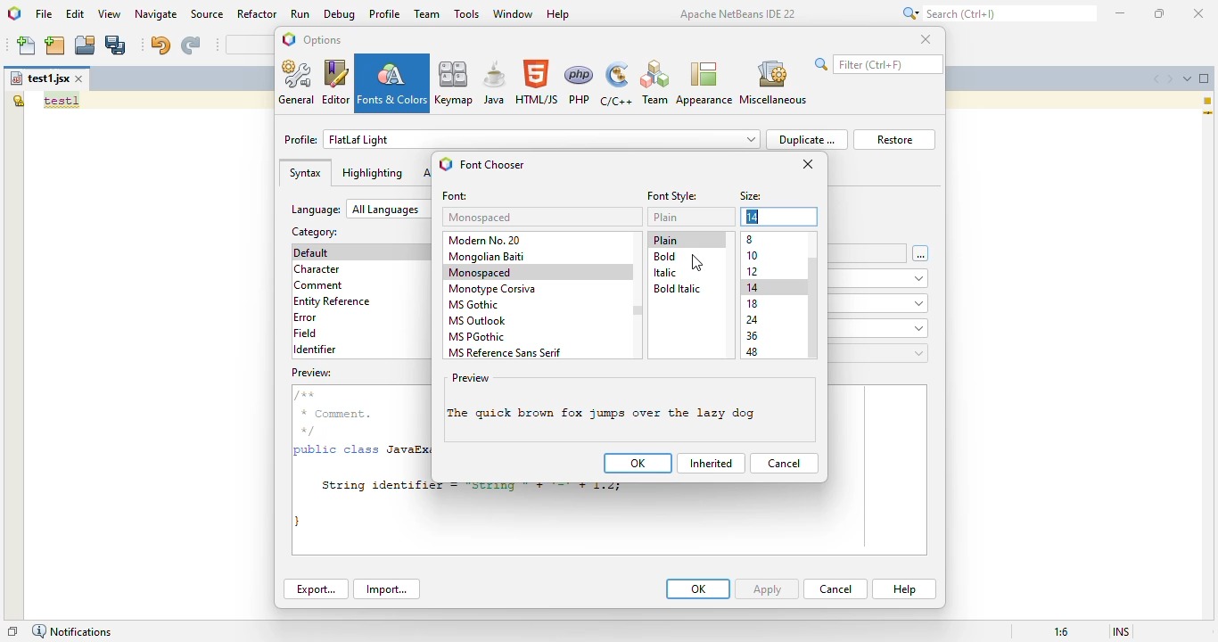  I want to click on search, so click(996, 13).